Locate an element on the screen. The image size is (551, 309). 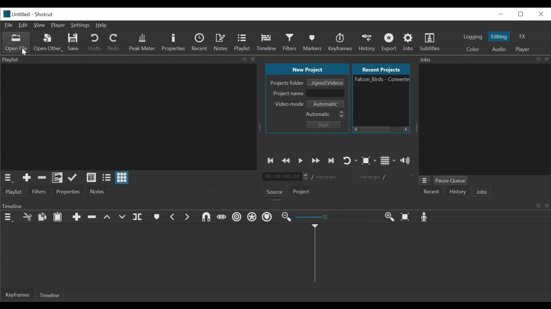
Properties is located at coordinates (173, 43).